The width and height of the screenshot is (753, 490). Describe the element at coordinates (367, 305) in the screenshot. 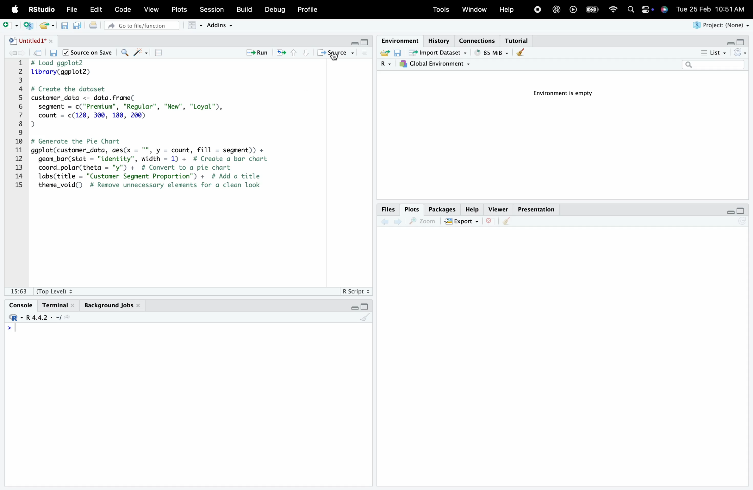

I see `maximise` at that location.